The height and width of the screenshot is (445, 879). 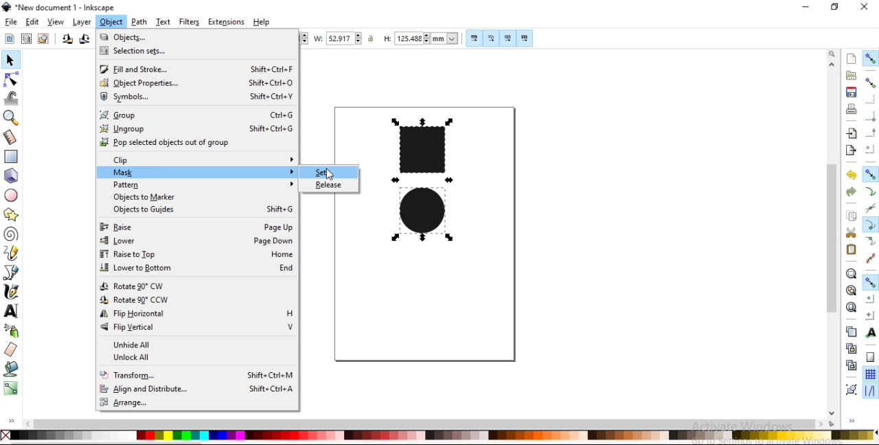 I want to click on create a new document, so click(x=852, y=58).